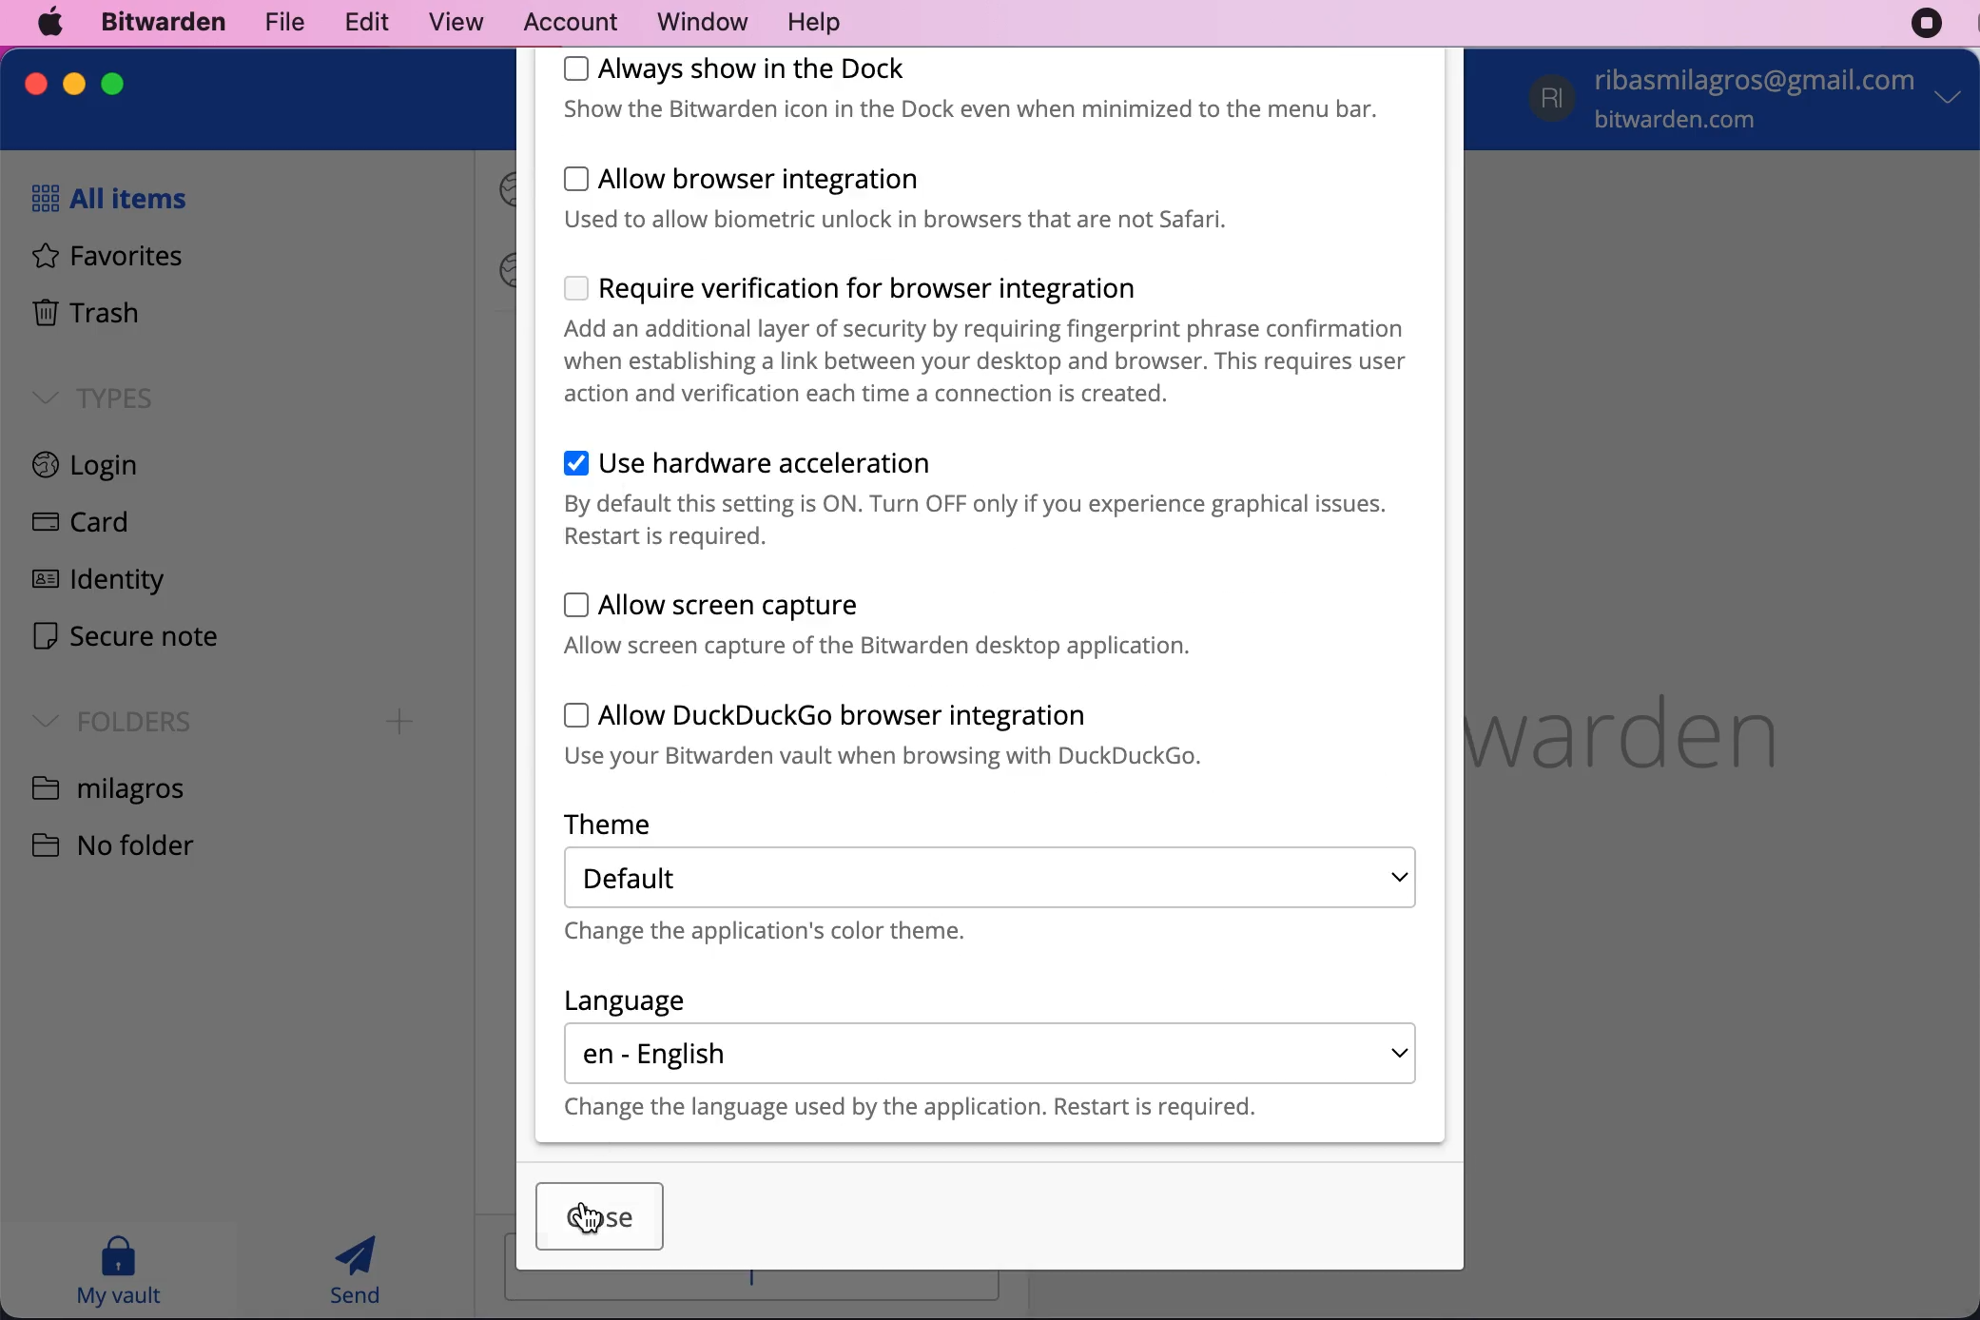 The height and width of the screenshot is (1320, 1980). What do you see at coordinates (924, 736) in the screenshot?
I see `allow duckcuckgo browser integration` at bounding box center [924, 736].